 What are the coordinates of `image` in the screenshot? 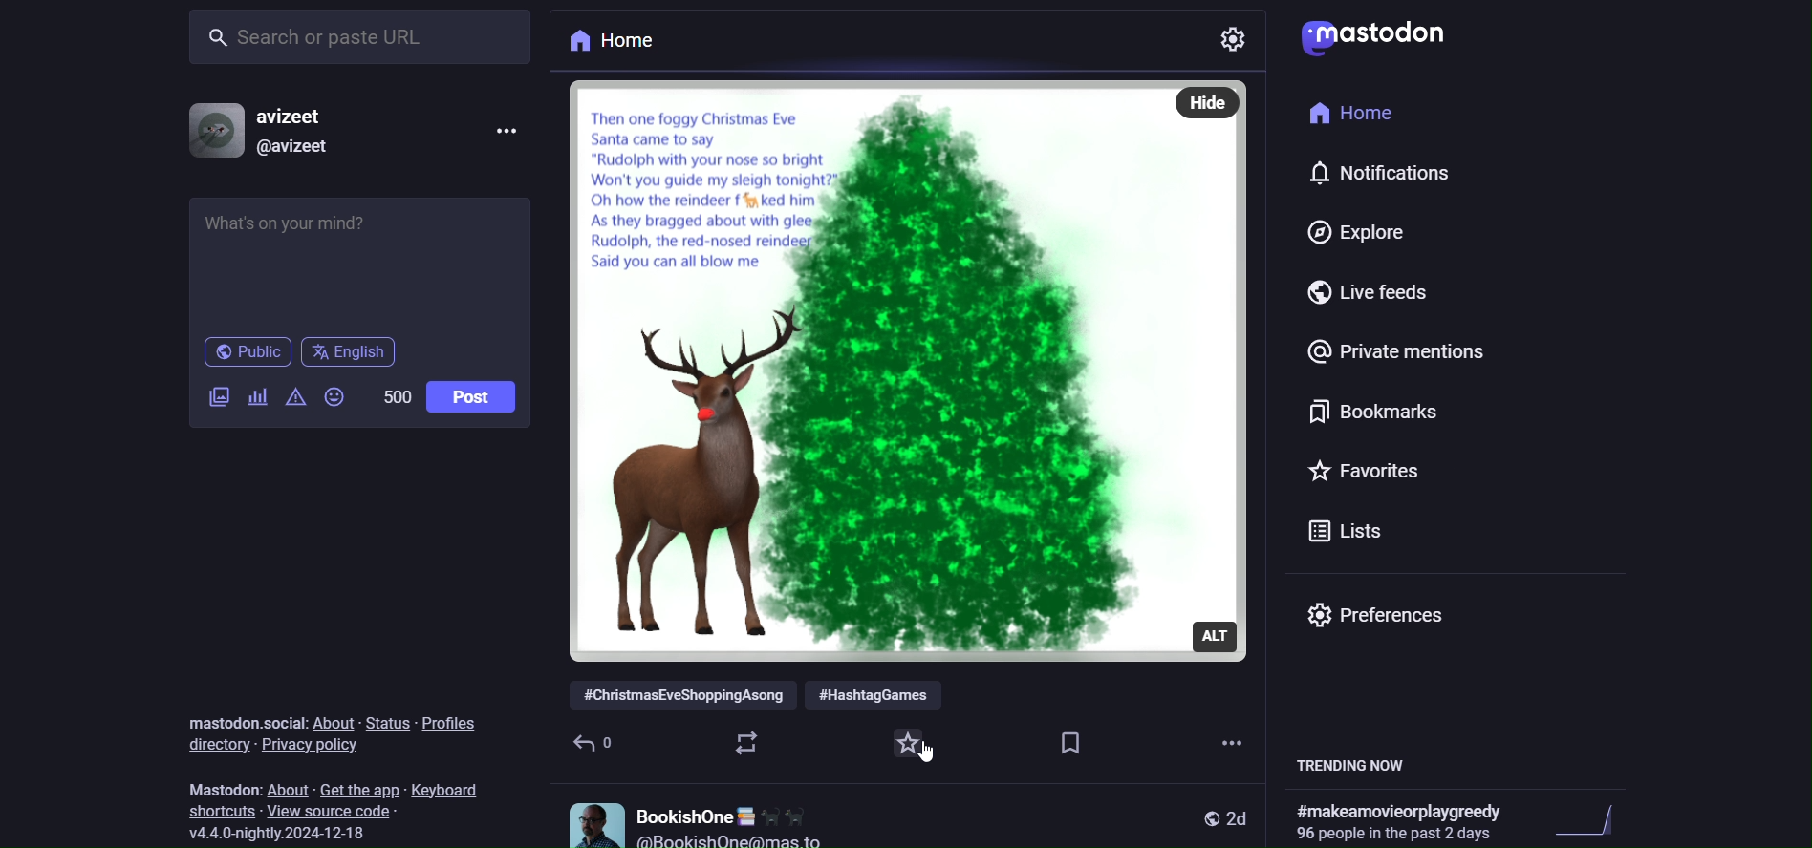 It's located at (878, 366).